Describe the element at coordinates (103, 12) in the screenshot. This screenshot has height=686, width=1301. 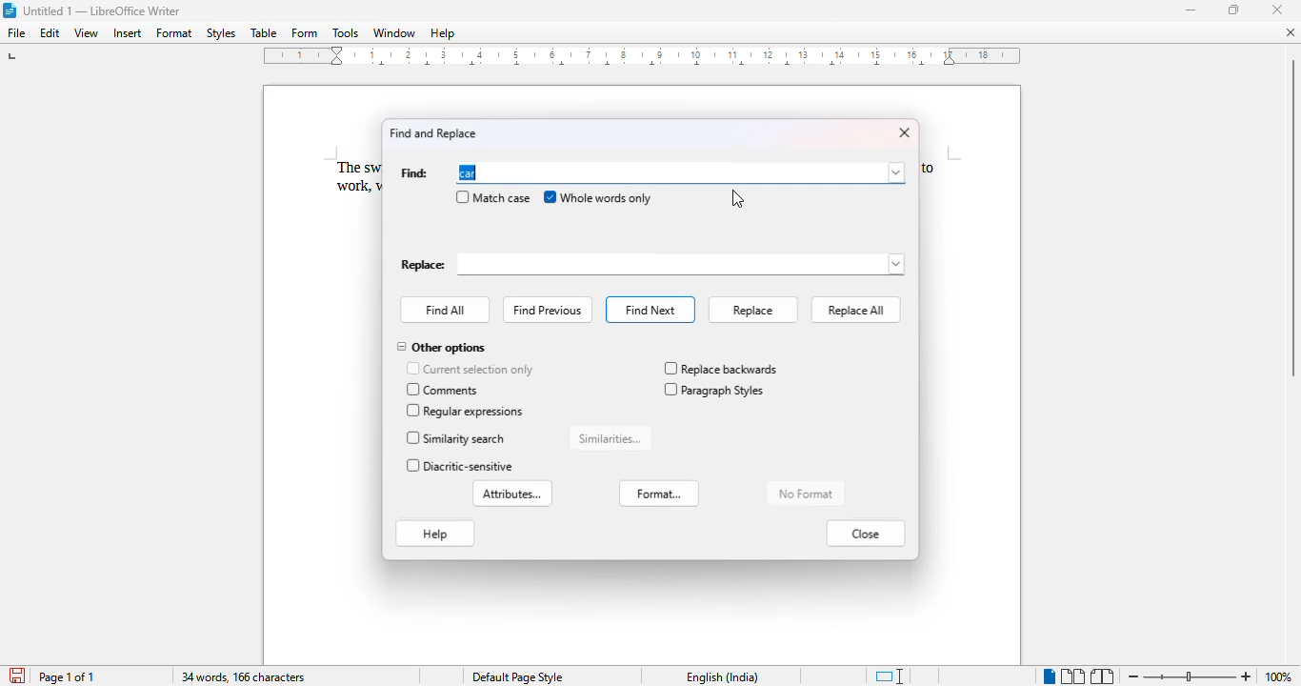
I see `Untitled 1 -- LibreOffice Writer` at that location.